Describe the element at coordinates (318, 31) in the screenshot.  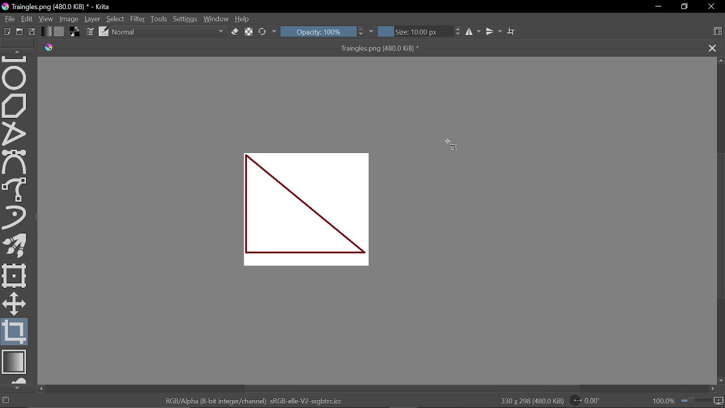
I see `Opacity: 100%` at that location.